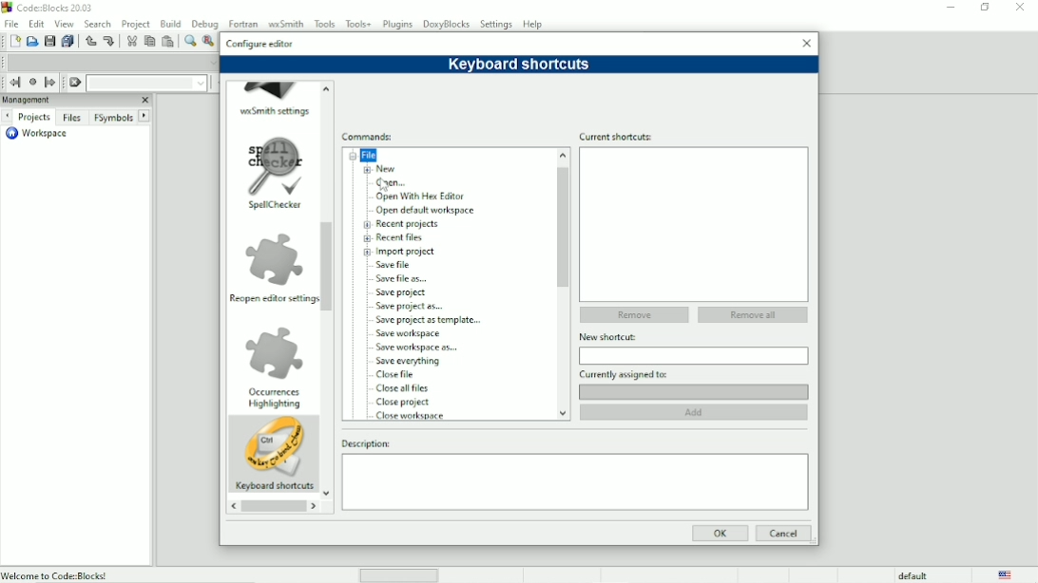 The height and width of the screenshot is (583, 1038). What do you see at coordinates (36, 24) in the screenshot?
I see `Edit` at bounding box center [36, 24].